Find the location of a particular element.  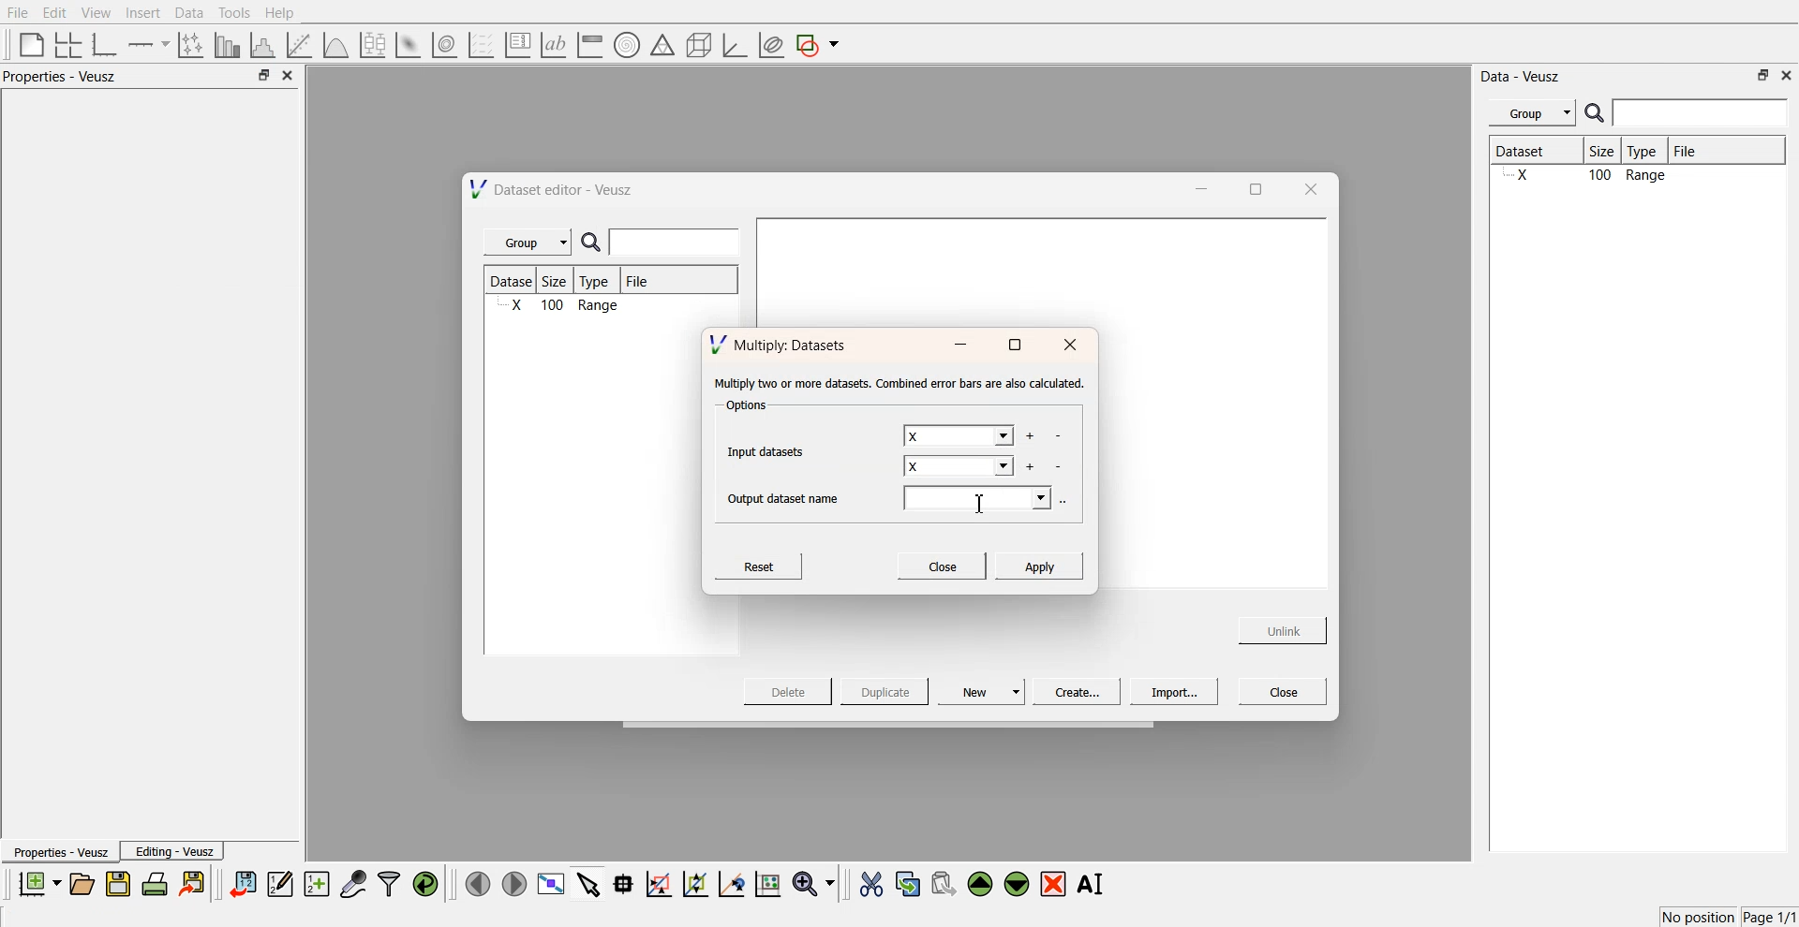

Create... is located at coordinates (1074, 691).